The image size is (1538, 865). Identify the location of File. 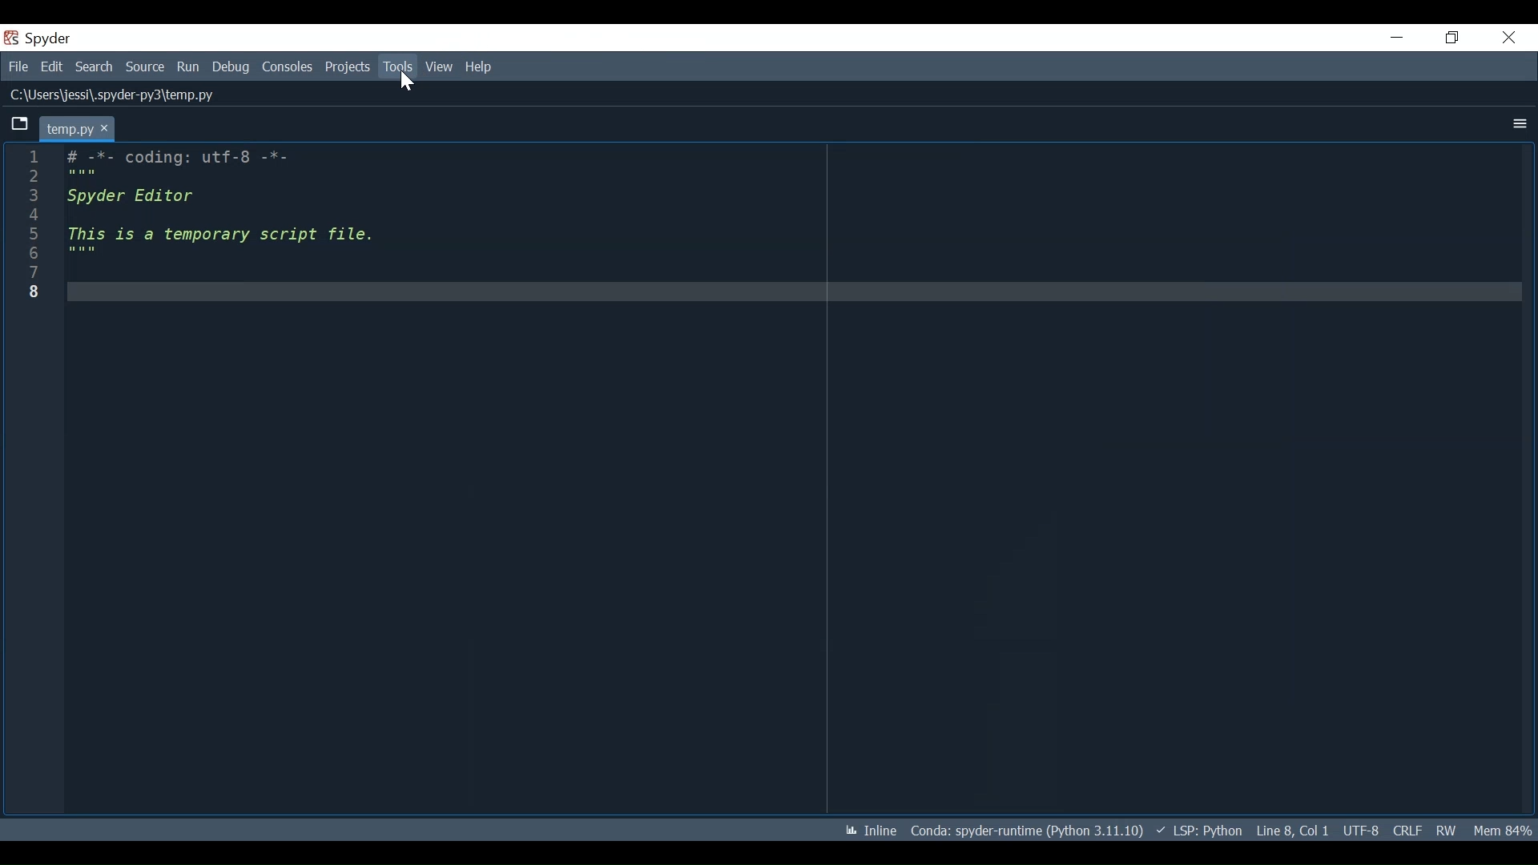
(20, 68).